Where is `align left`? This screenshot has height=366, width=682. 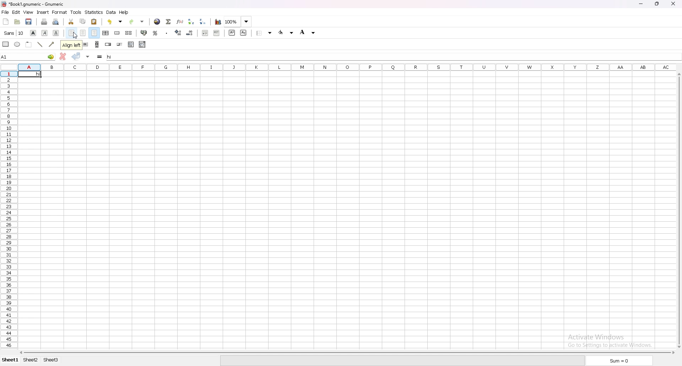 align left is located at coordinates (71, 33).